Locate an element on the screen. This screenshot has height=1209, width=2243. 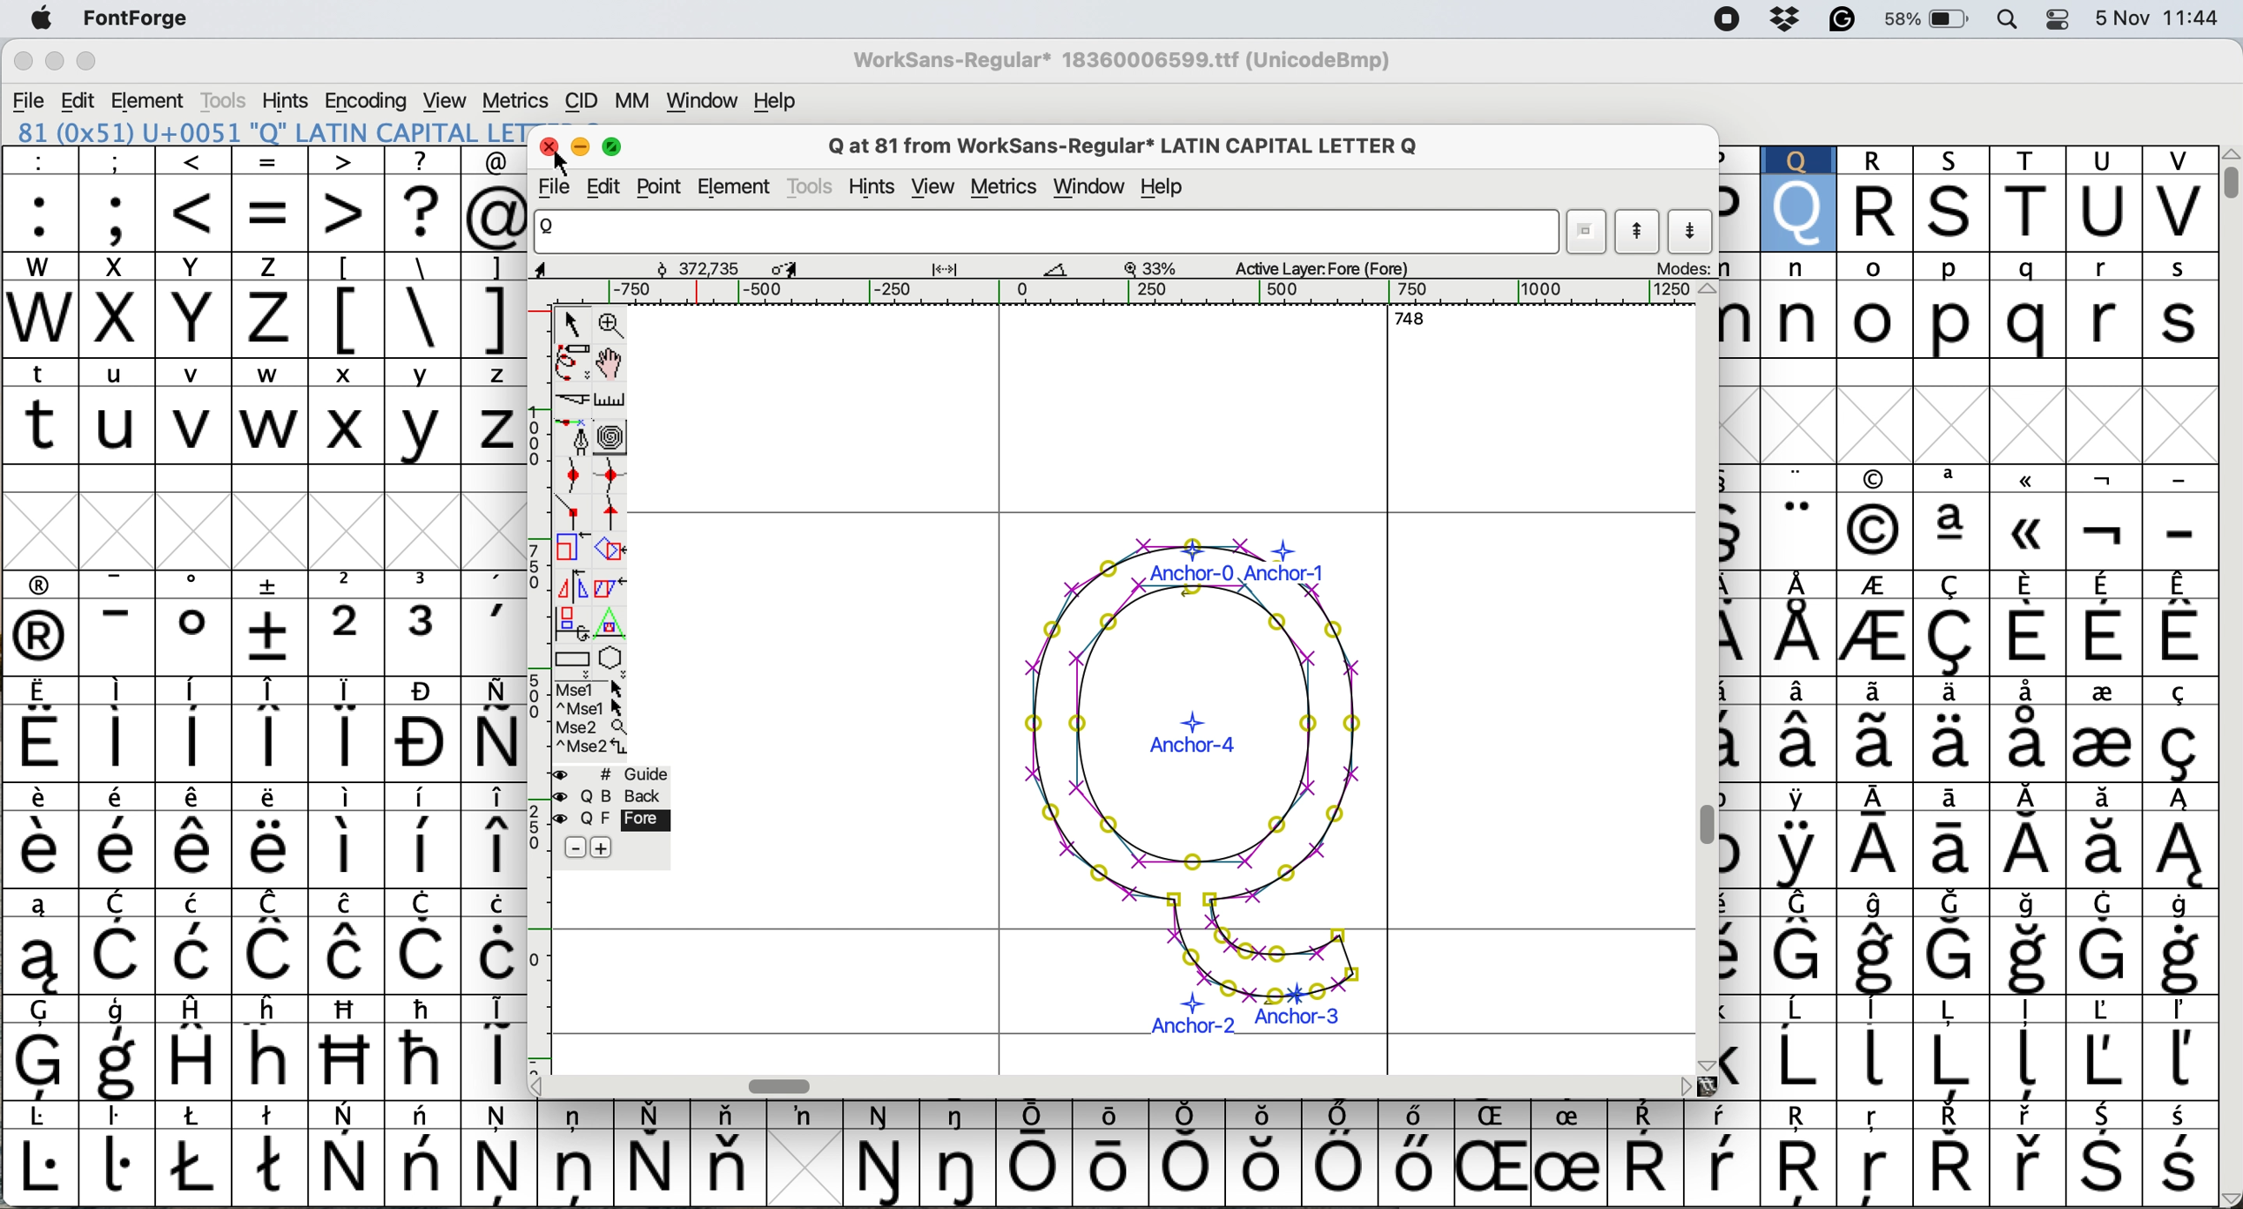
add a comer point is located at coordinates (574, 513).